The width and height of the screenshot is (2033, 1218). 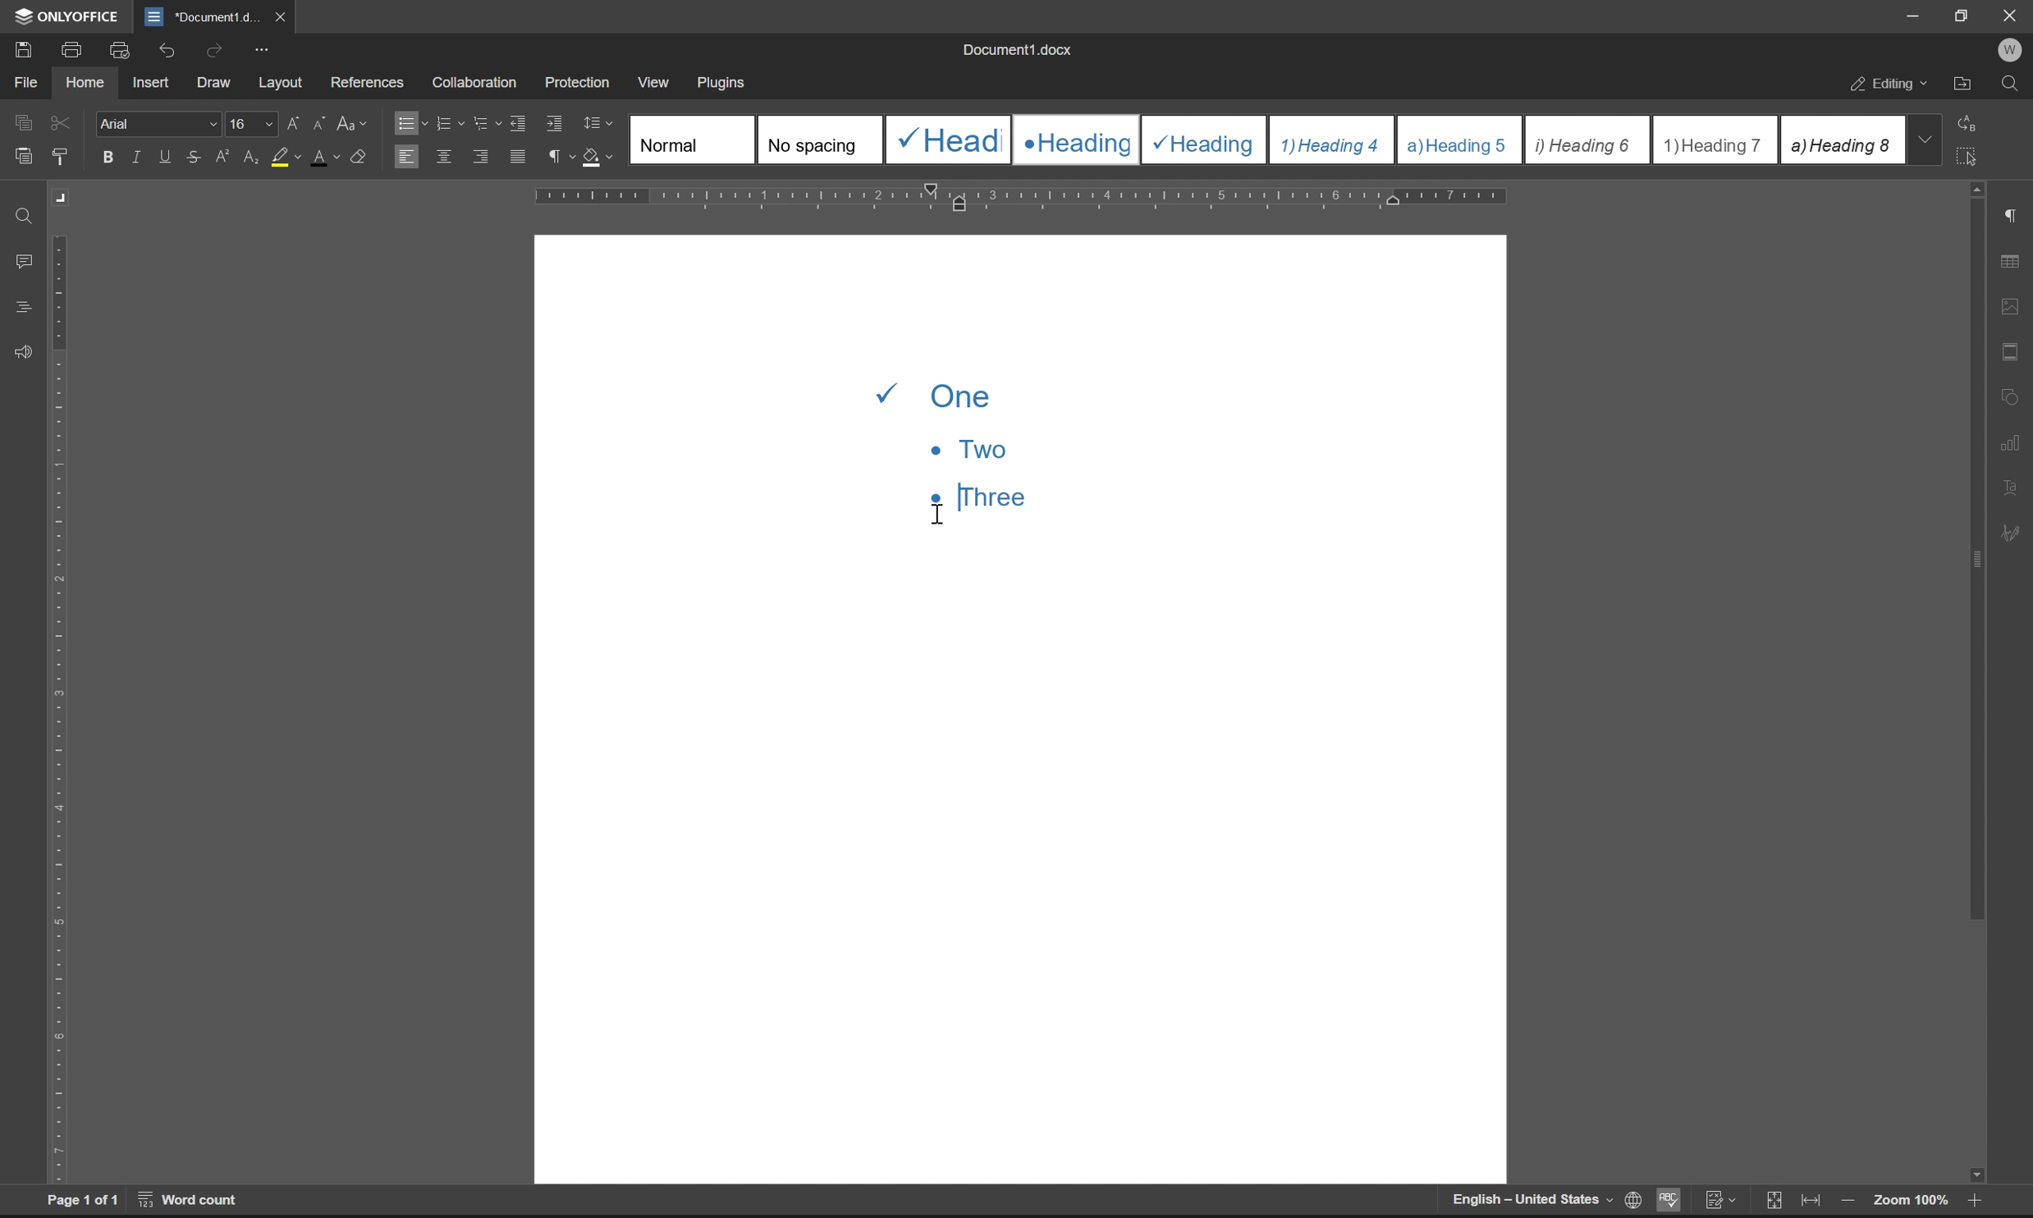 What do you see at coordinates (1811, 1201) in the screenshot?
I see `fit to width` at bounding box center [1811, 1201].